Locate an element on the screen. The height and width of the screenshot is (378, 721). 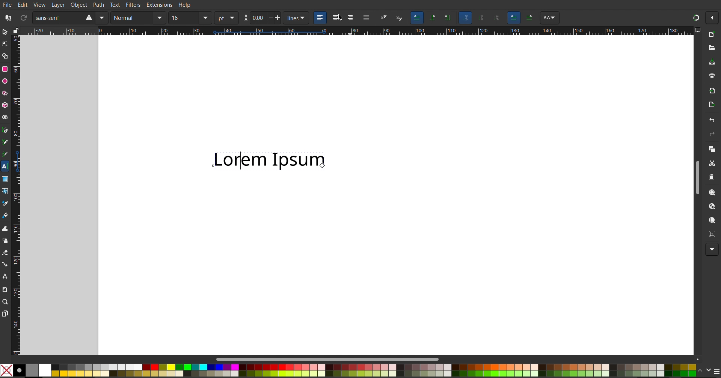
Open is located at coordinates (712, 48).